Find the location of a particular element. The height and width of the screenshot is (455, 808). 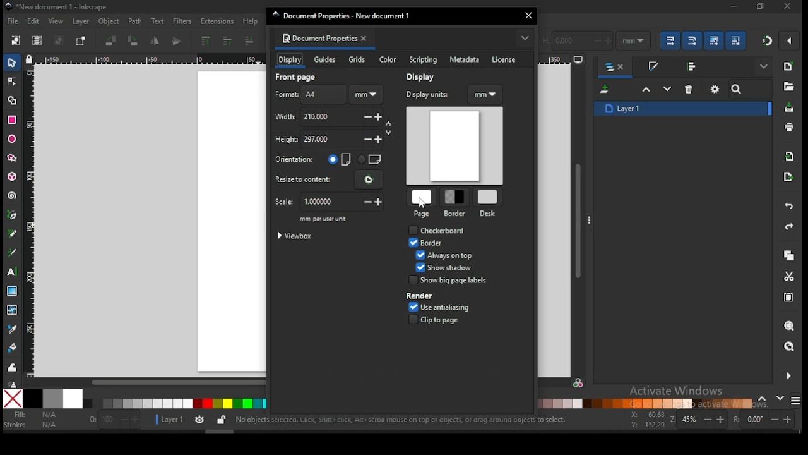

stroke and fill is located at coordinates (653, 67).